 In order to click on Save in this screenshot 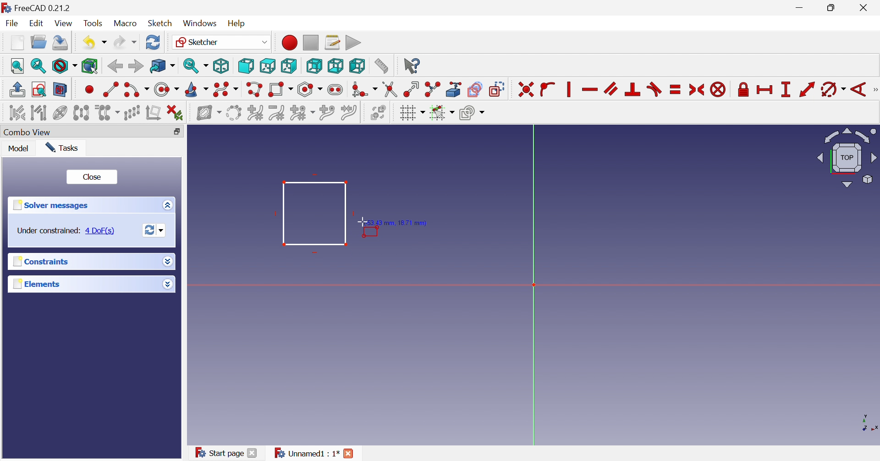, I will do `click(60, 43)`.